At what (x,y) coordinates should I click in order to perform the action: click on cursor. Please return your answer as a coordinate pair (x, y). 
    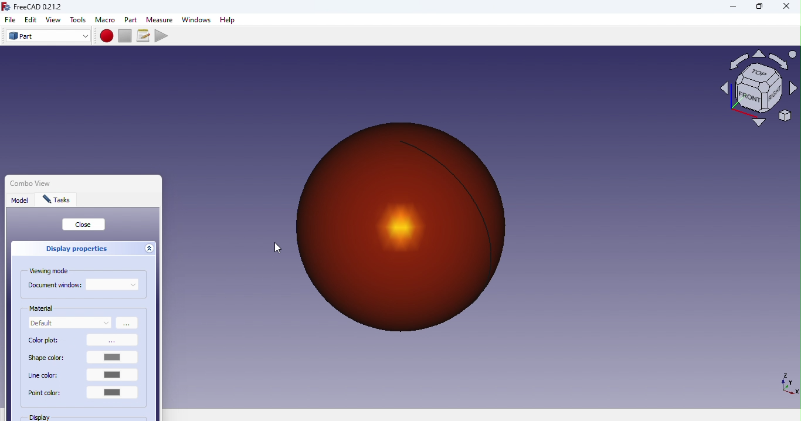
    Looking at the image, I should click on (277, 247).